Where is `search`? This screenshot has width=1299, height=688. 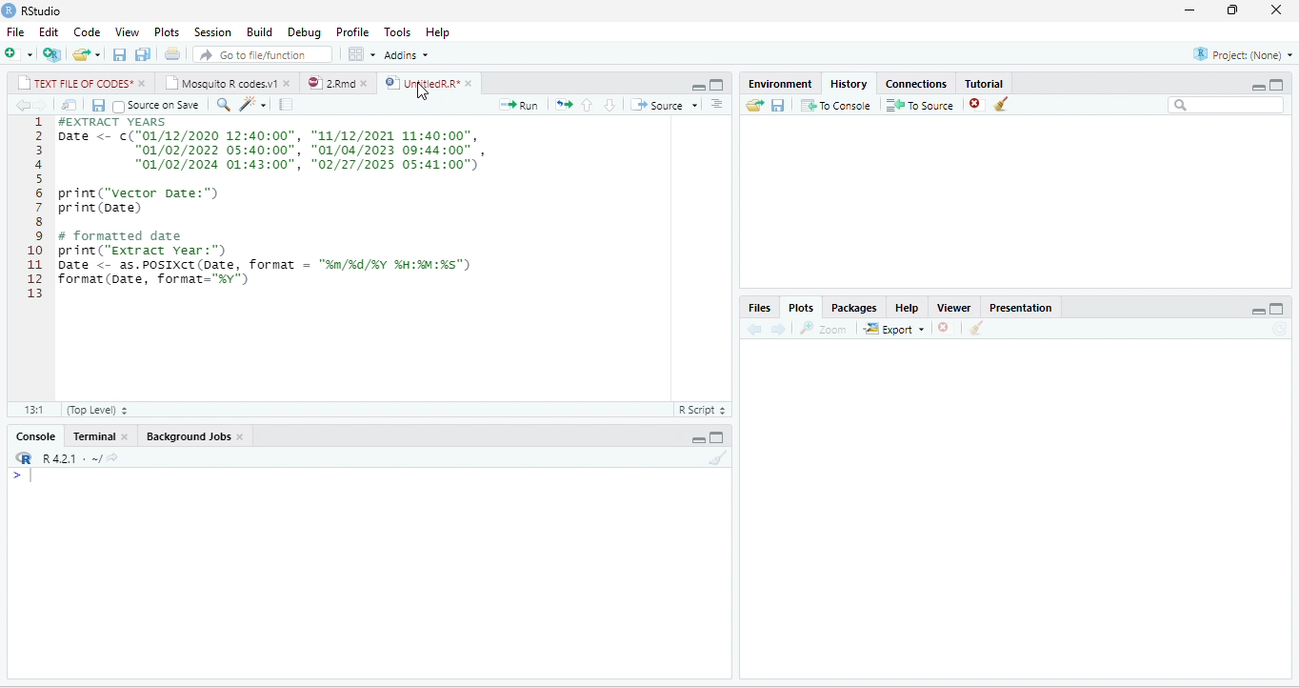
search is located at coordinates (223, 105).